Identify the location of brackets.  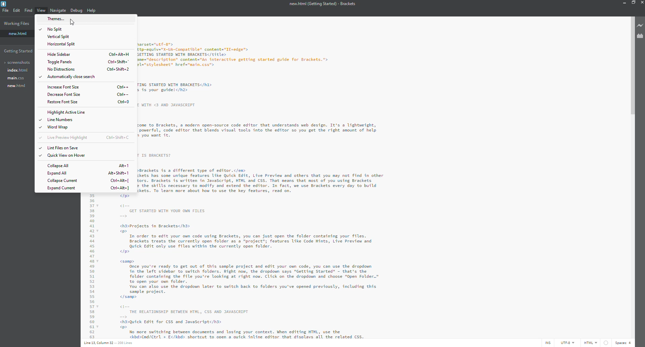
(5, 4).